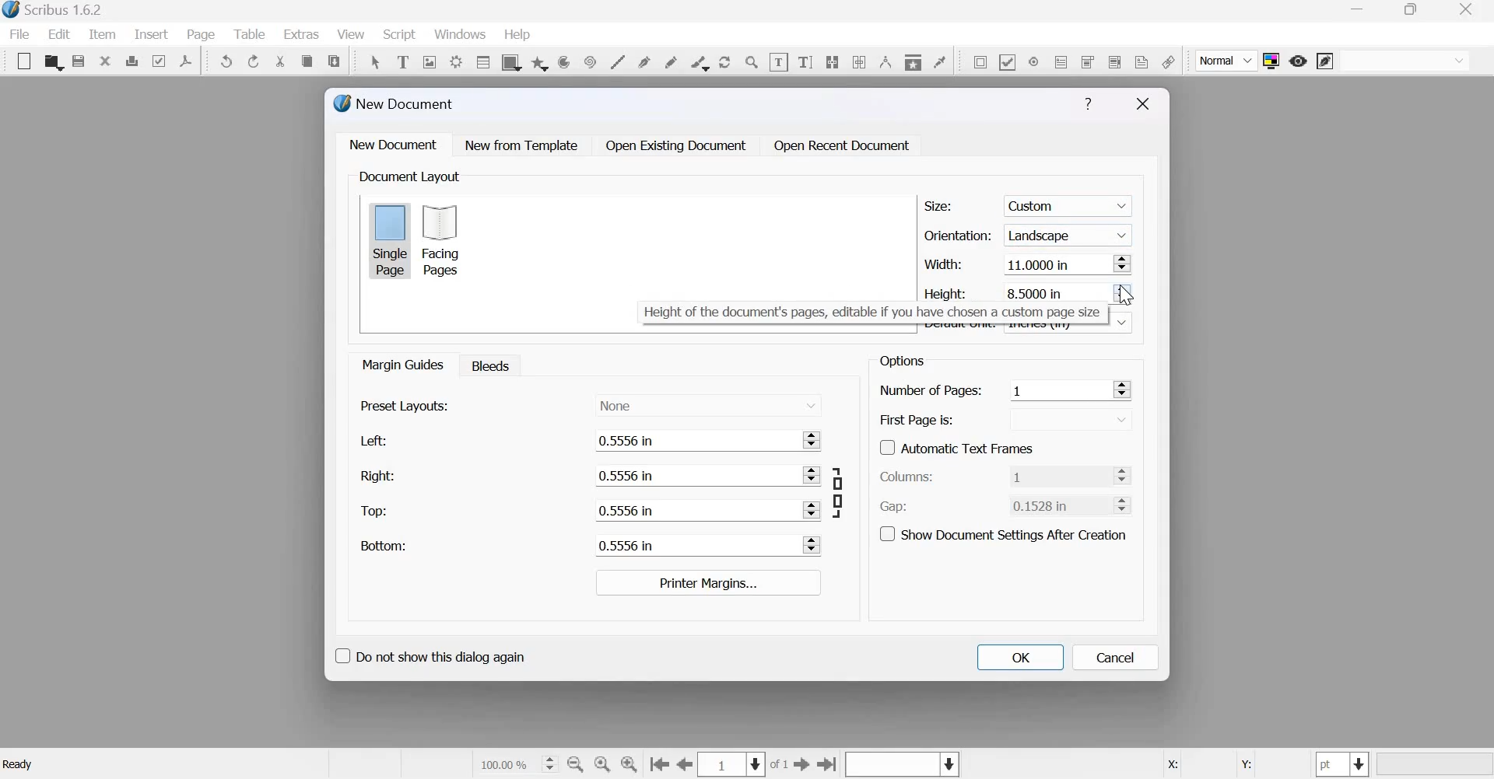 The image size is (1494, 779). What do you see at coordinates (402, 60) in the screenshot?
I see `Text frame` at bounding box center [402, 60].